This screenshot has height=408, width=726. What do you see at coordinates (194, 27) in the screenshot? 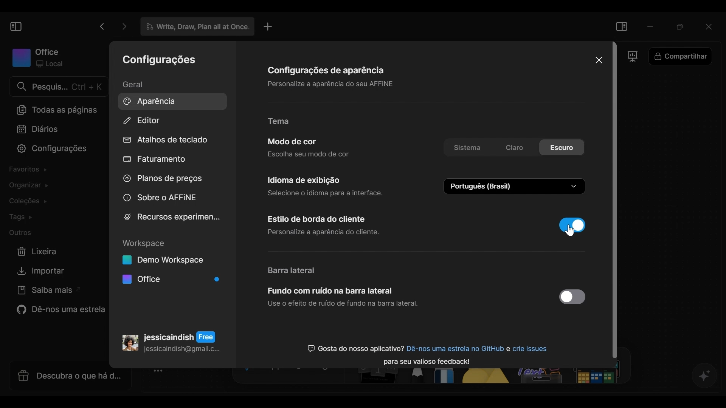
I see `Tab` at bounding box center [194, 27].